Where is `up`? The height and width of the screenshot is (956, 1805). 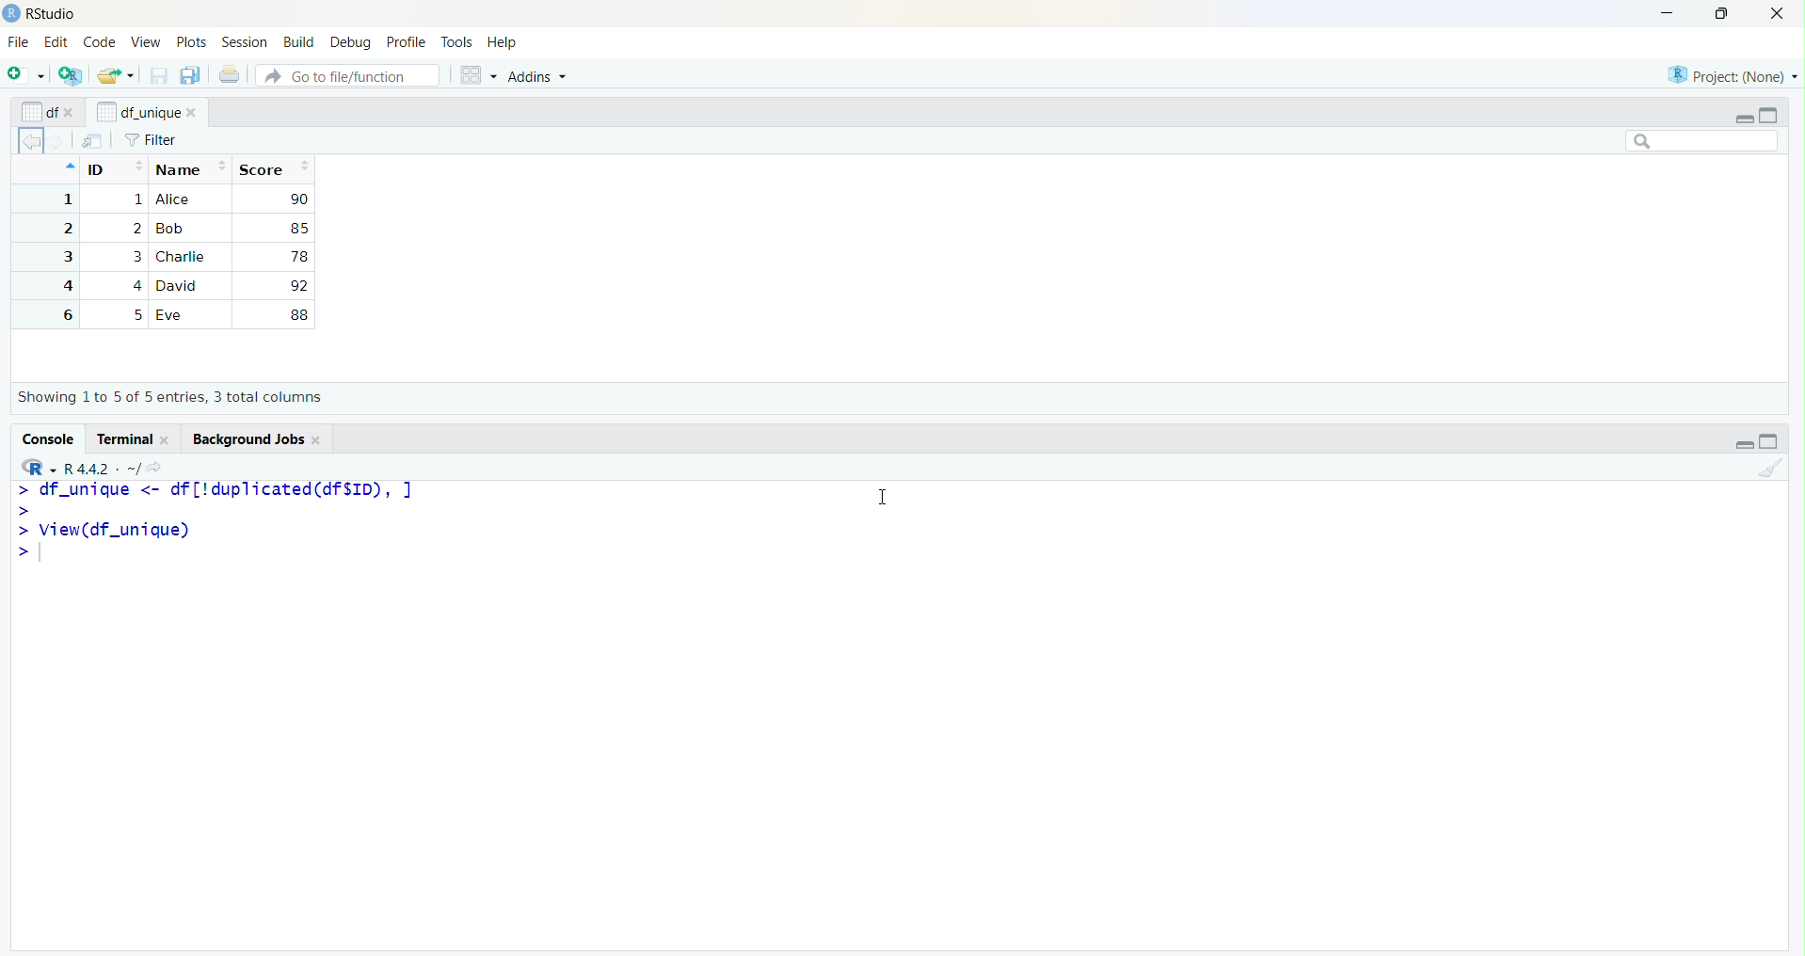
up is located at coordinates (67, 167).